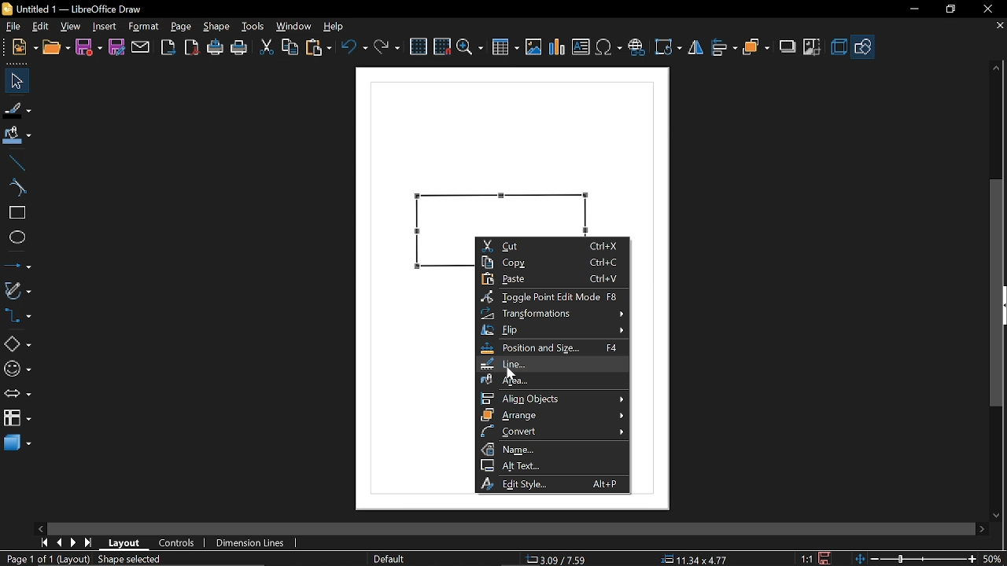  I want to click on Insert table, so click(505, 47).